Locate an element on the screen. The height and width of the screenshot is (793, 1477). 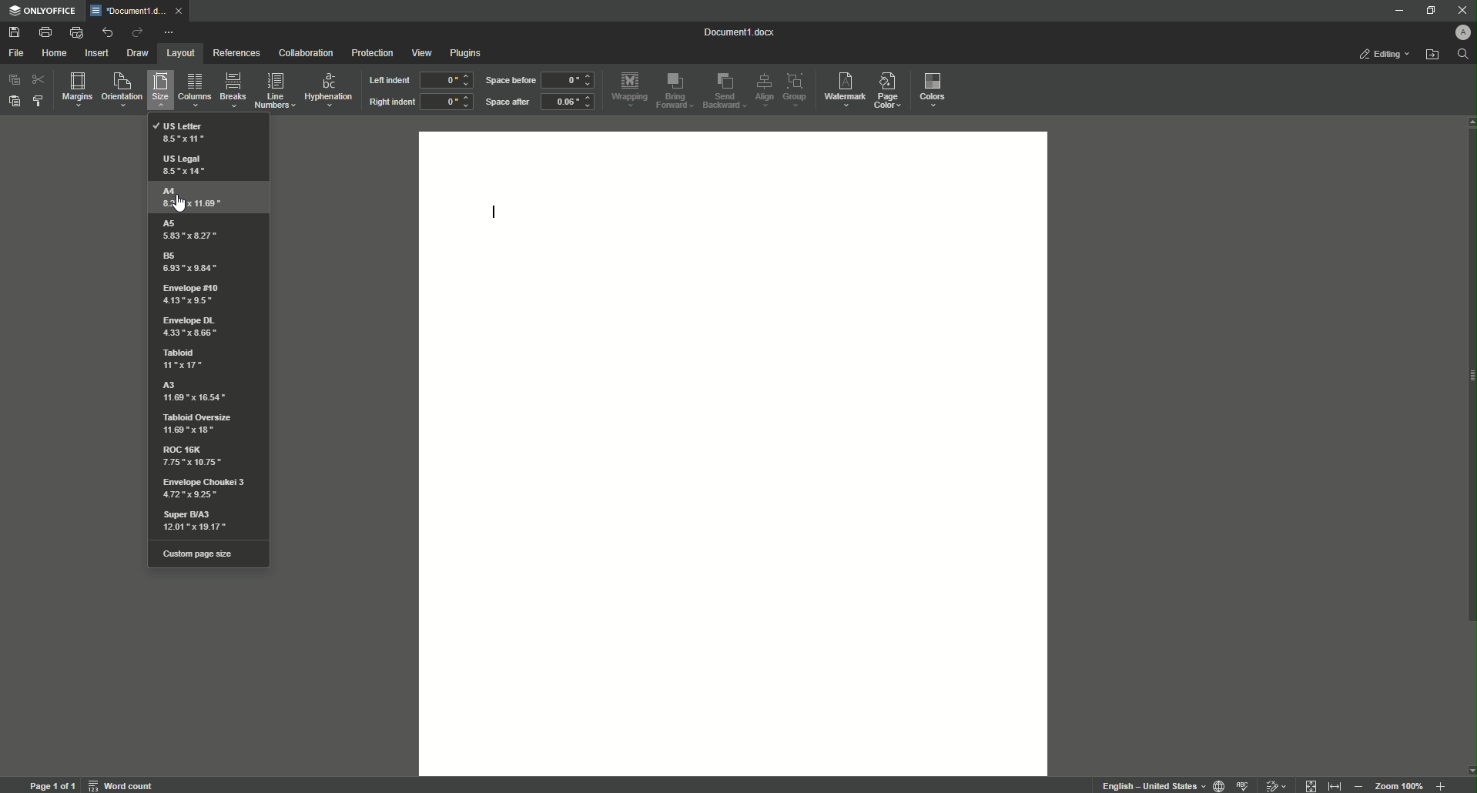
Space before is located at coordinates (509, 81).